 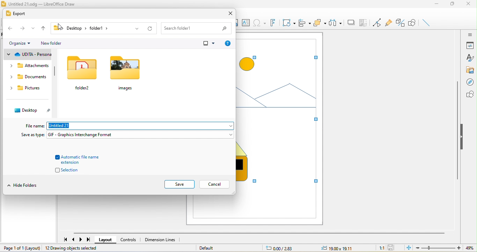 What do you see at coordinates (435, 5) in the screenshot?
I see `minimize` at bounding box center [435, 5].